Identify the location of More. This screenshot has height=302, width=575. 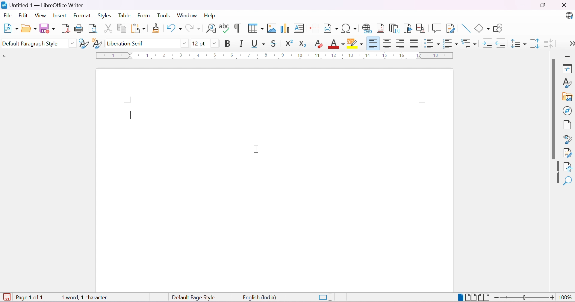
(571, 43).